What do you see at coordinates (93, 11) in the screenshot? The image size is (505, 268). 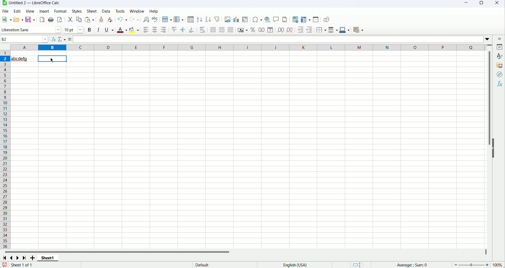 I see `sheet` at bounding box center [93, 11].